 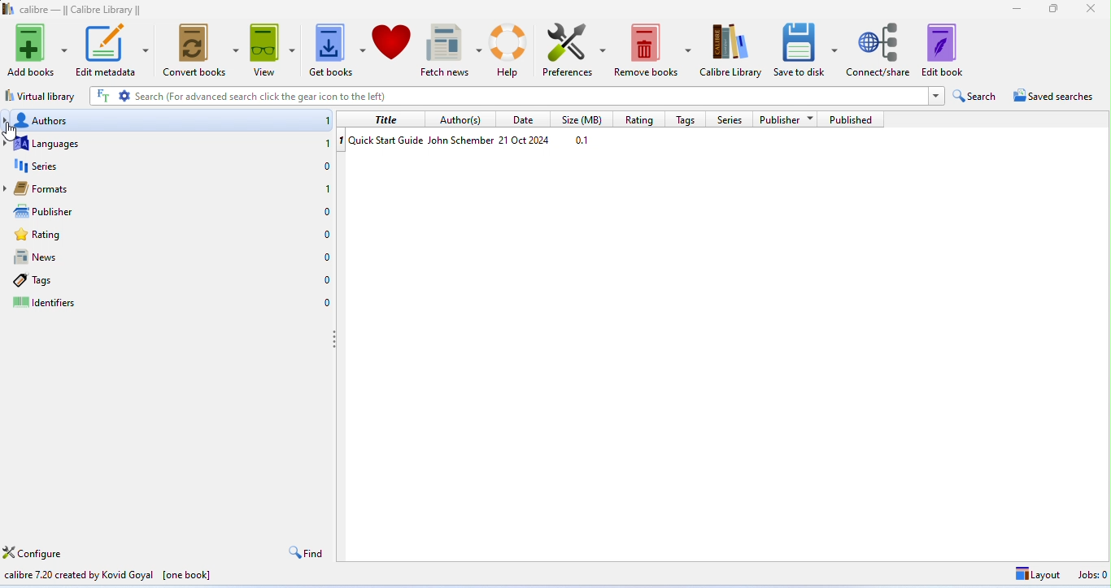 I want to click on date, so click(x=527, y=139).